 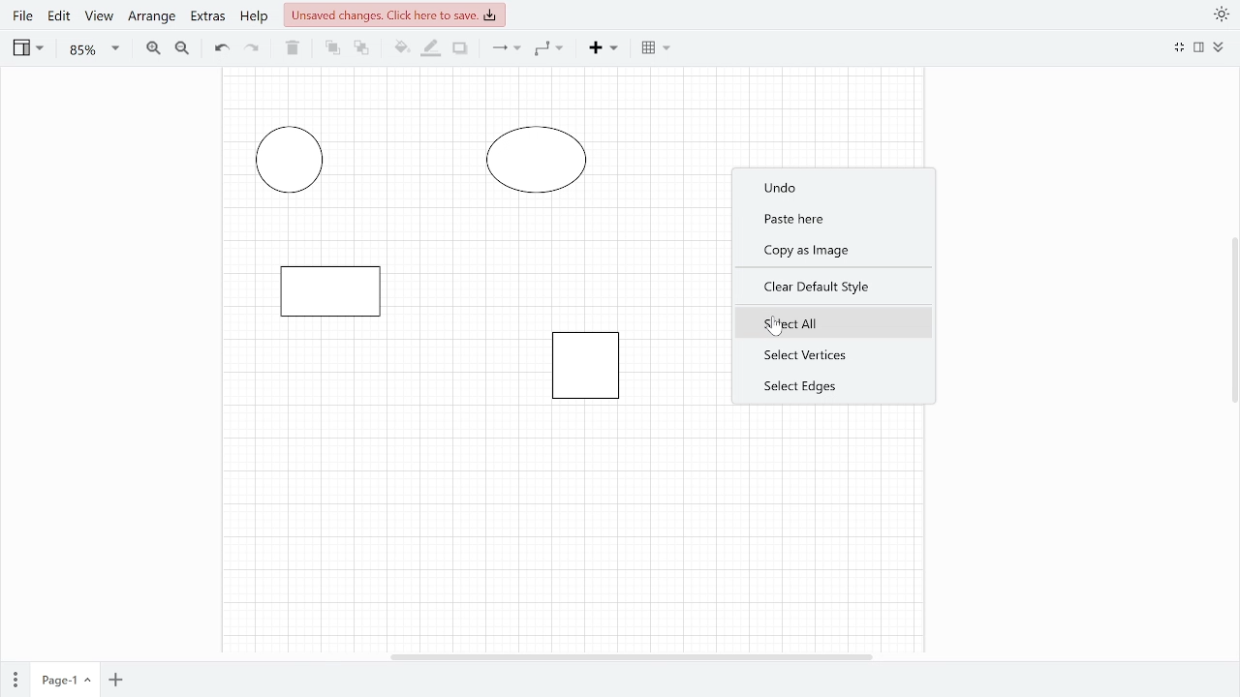 What do you see at coordinates (1220, 15) in the screenshot?
I see `Appearance` at bounding box center [1220, 15].